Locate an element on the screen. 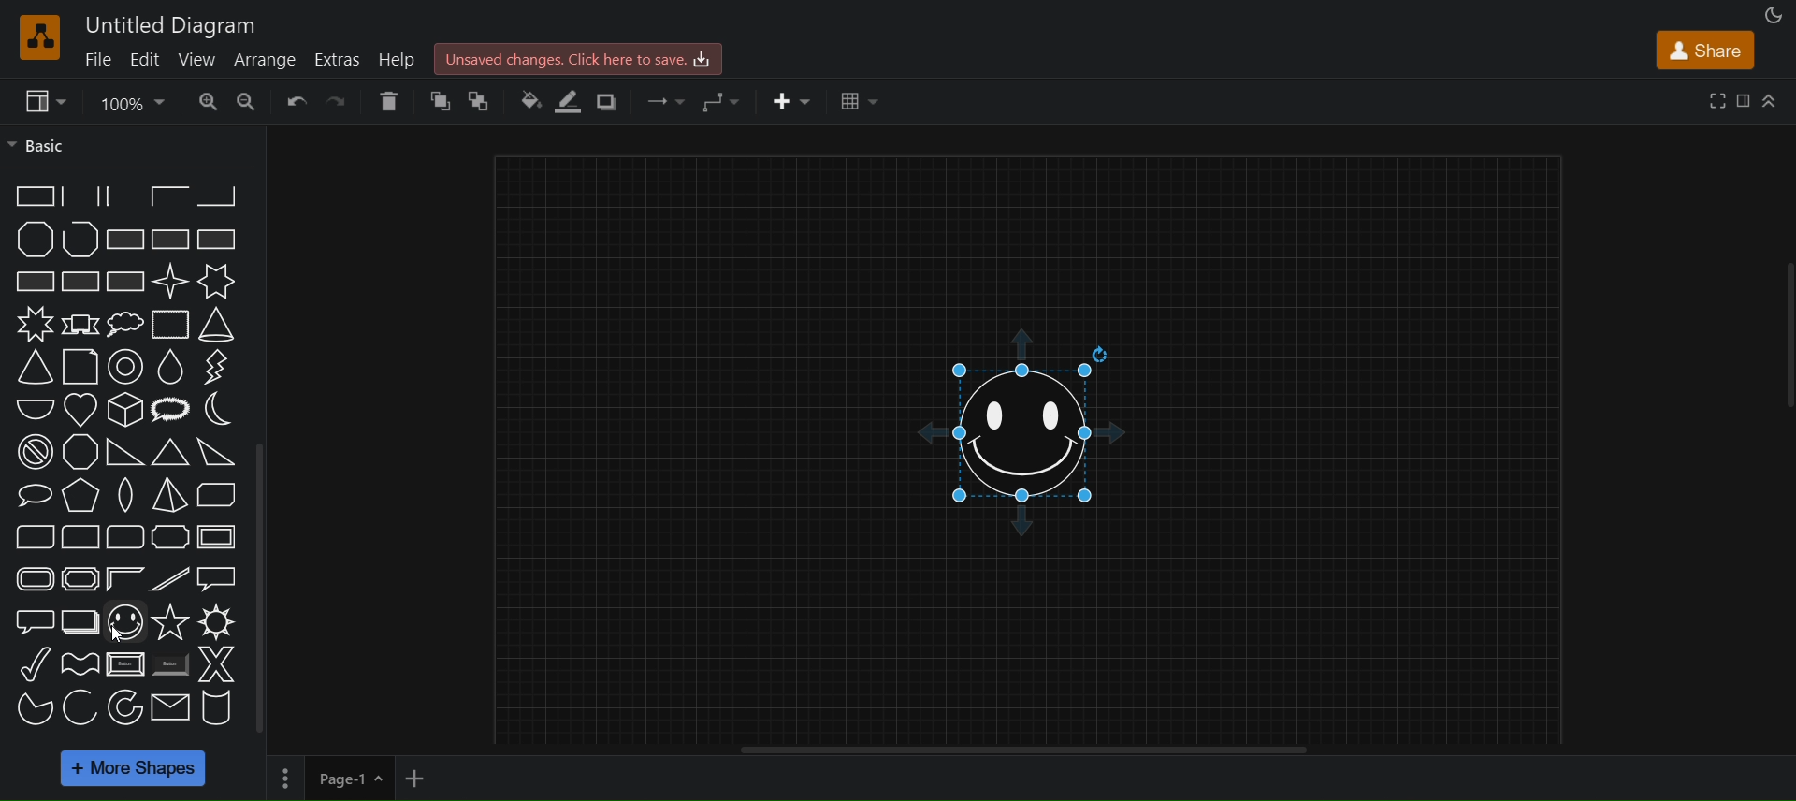 Image resolution: width=1796 pixels, height=801 pixels. appearance is located at coordinates (1771, 16).